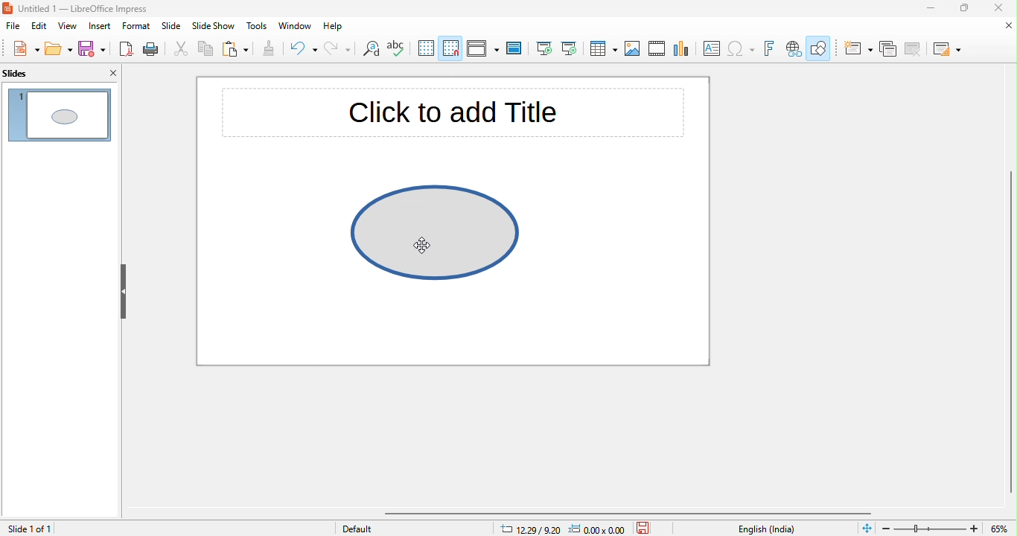  Describe the element at coordinates (922, 10) in the screenshot. I see `minimize` at that location.